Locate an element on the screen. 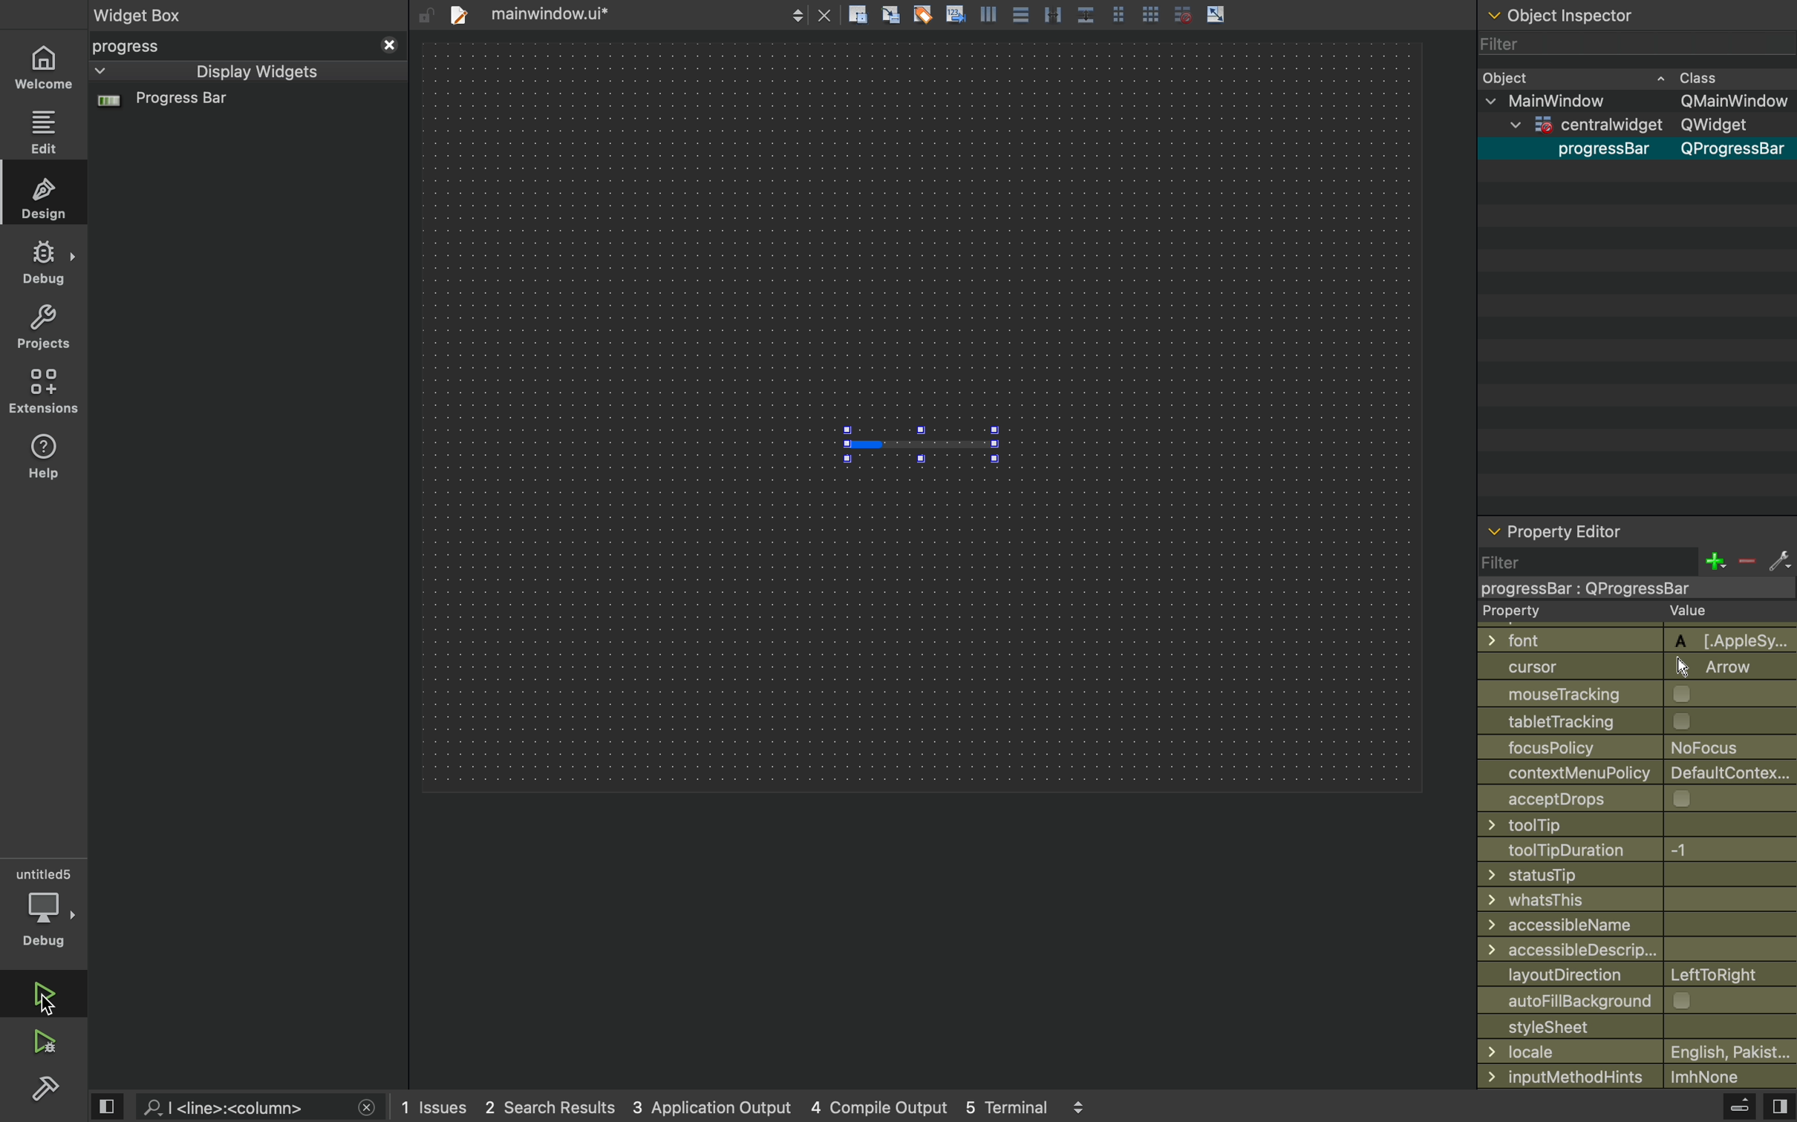 The image size is (1797, 1122). cursor is located at coordinates (1629, 666).